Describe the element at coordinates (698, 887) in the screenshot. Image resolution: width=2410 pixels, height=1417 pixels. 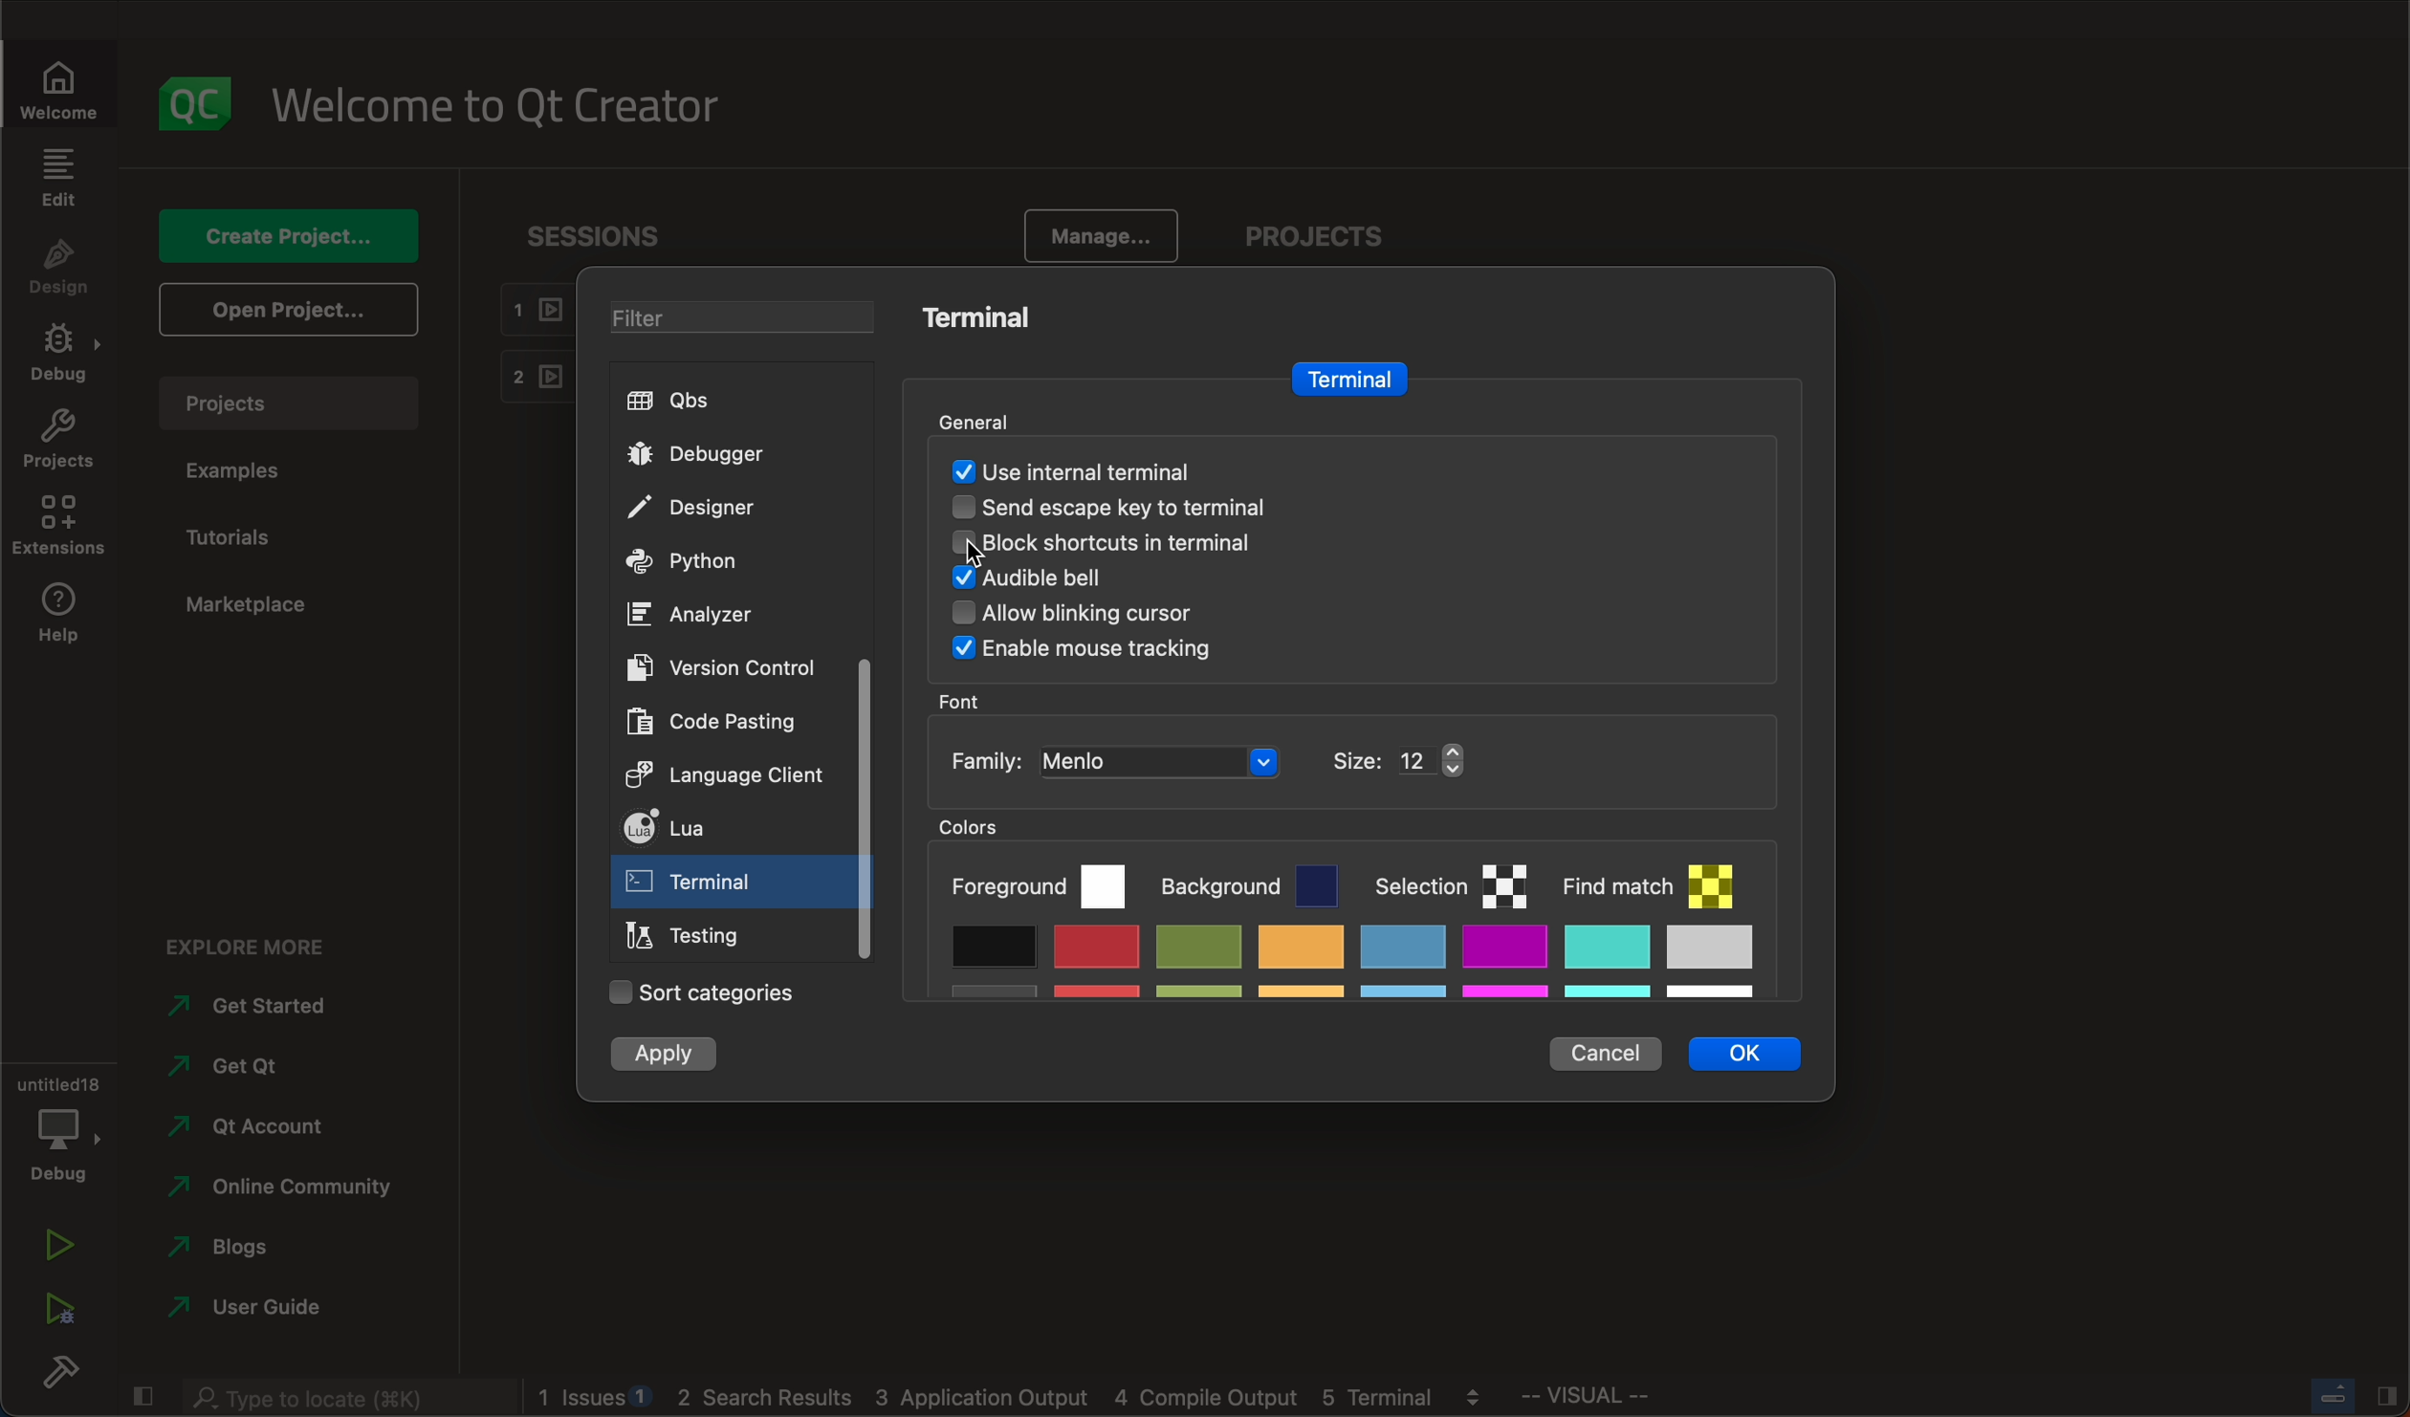
I see `on click ` at that location.